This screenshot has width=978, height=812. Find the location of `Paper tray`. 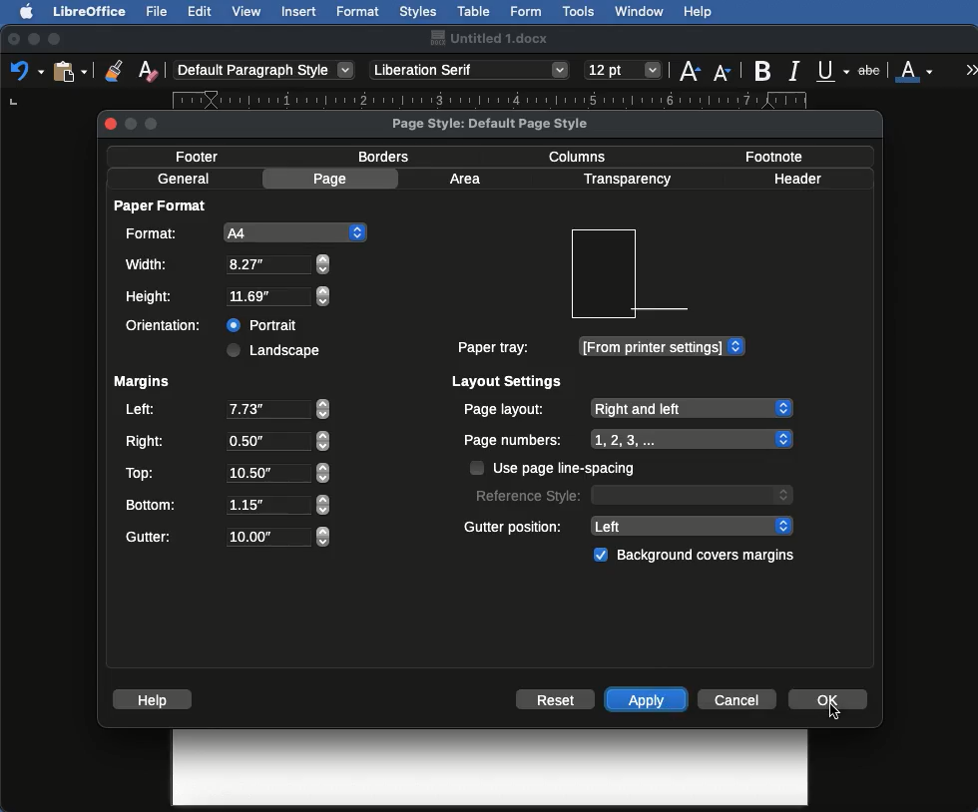

Paper tray is located at coordinates (600, 347).